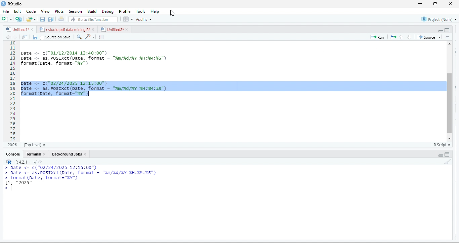  What do you see at coordinates (42, 20) in the screenshot?
I see `save current document` at bounding box center [42, 20].